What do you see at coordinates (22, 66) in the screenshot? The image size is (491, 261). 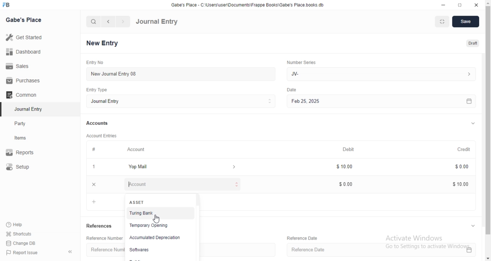 I see `Sales` at bounding box center [22, 66].